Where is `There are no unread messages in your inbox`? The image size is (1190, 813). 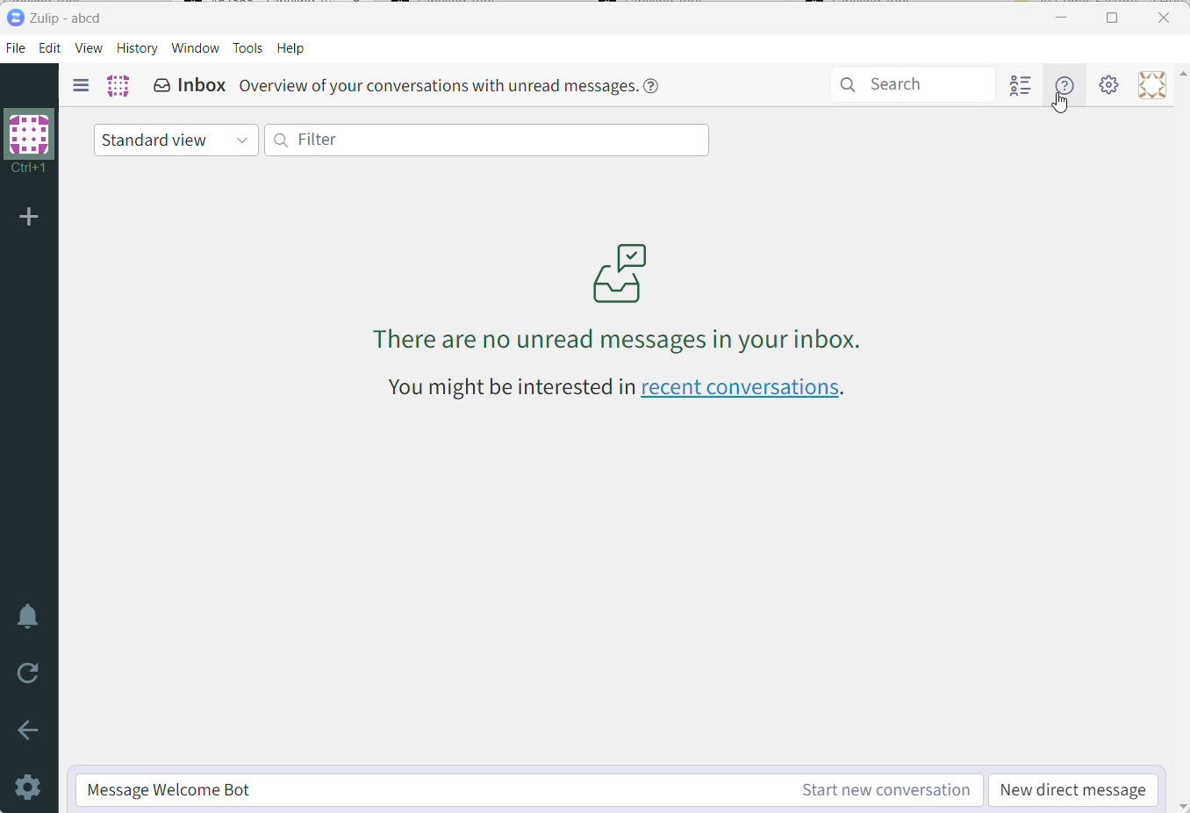 There are no unread messages in your inbox is located at coordinates (620, 285).